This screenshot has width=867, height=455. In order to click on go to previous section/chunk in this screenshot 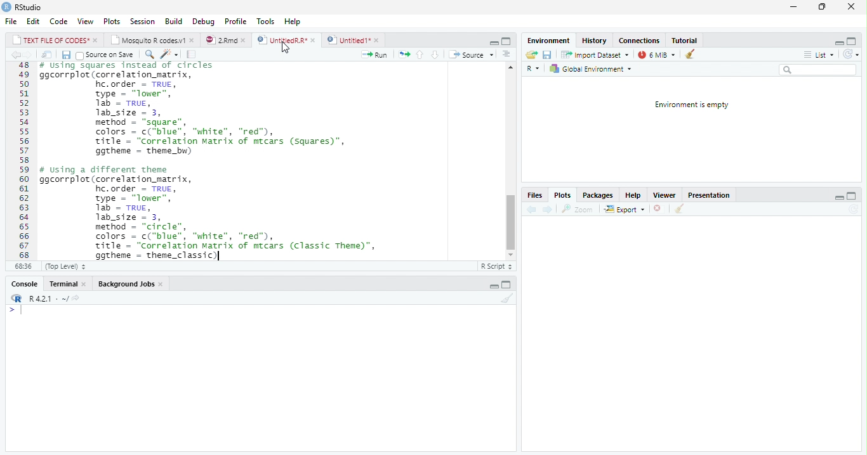, I will do `click(420, 54)`.